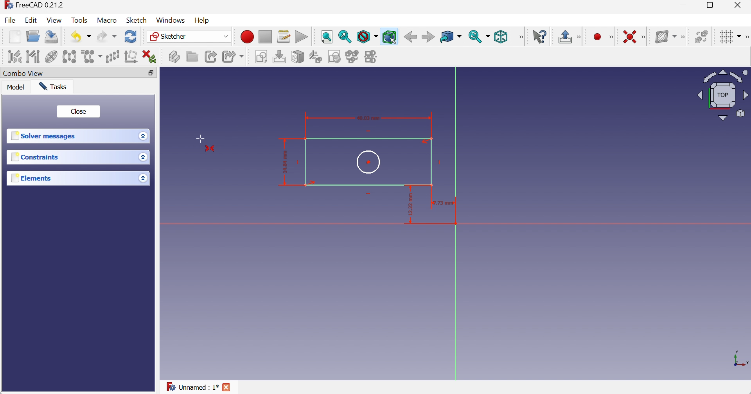 This screenshot has height=394, width=751. What do you see at coordinates (192, 56) in the screenshot?
I see `Create group` at bounding box center [192, 56].